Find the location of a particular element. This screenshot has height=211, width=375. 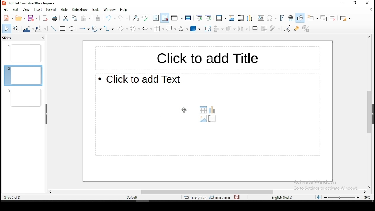

scroll bar is located at coordinates (208, 191).